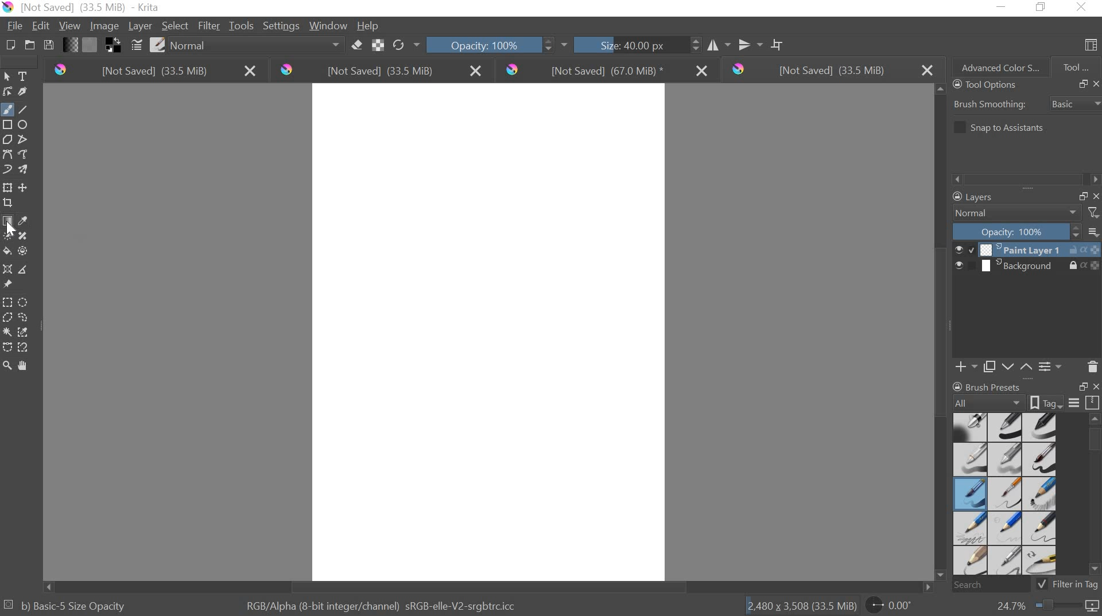 The width and height of the screenshot is (1102, 616). Describe the element at coordinates (1044, 607) in the screenshot. I see `ZOOM FACTOR` at that location.